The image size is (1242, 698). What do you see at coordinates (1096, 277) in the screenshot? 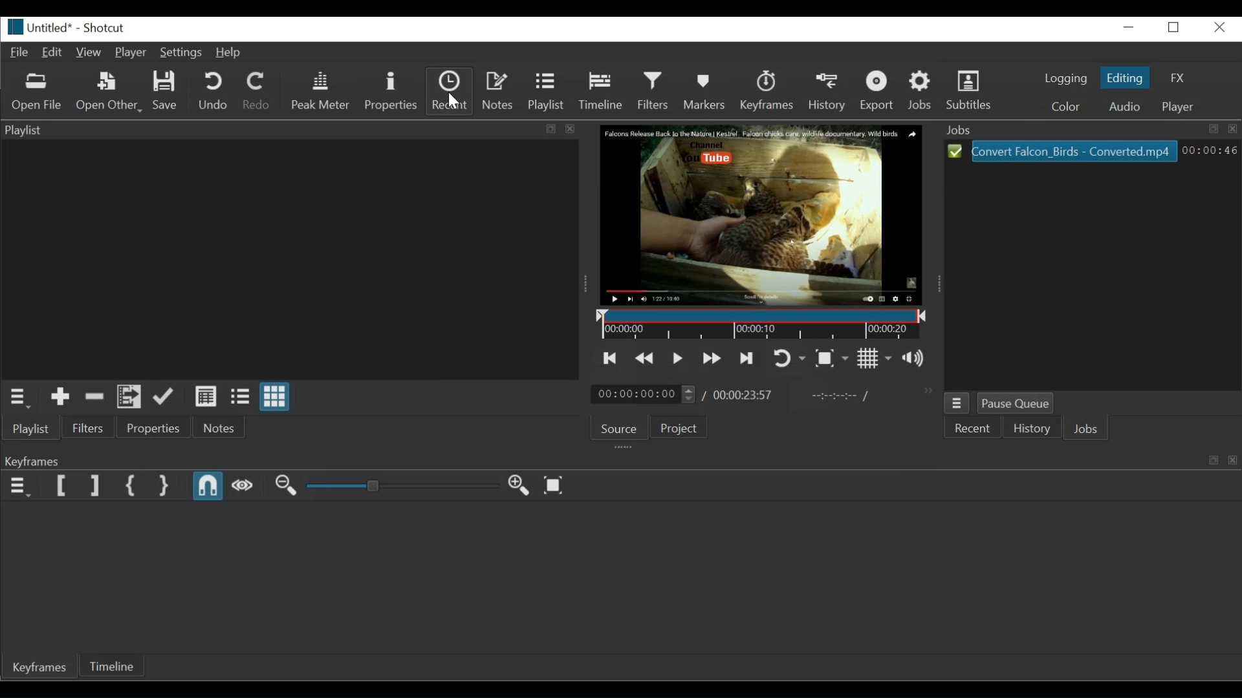
I see `Jobs panel` at bounding box center [1096, 277].